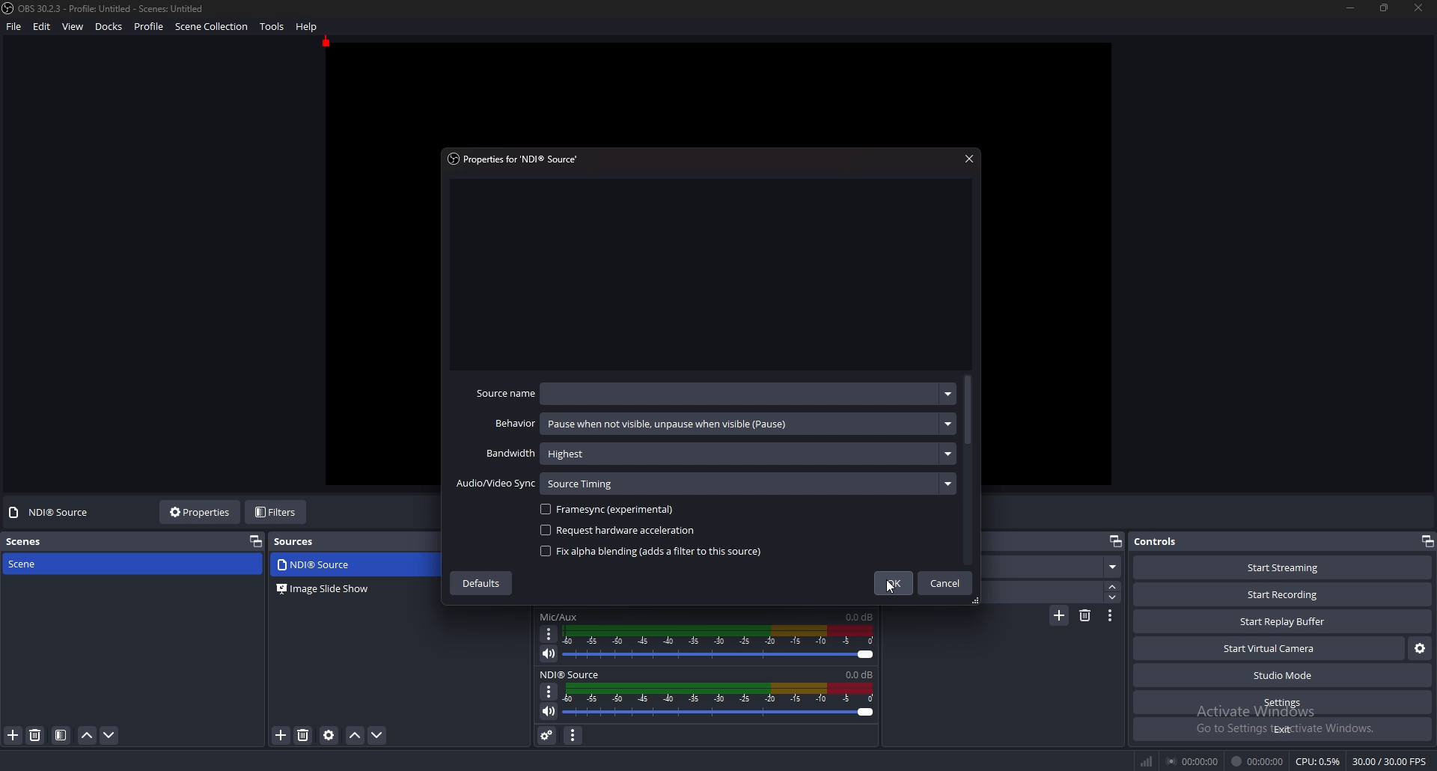 The image size is (1437, 771). What do you see at coordinates (1283, 568) in the screenshot?
I see `start streaming` at bounding box center [1283, 568].